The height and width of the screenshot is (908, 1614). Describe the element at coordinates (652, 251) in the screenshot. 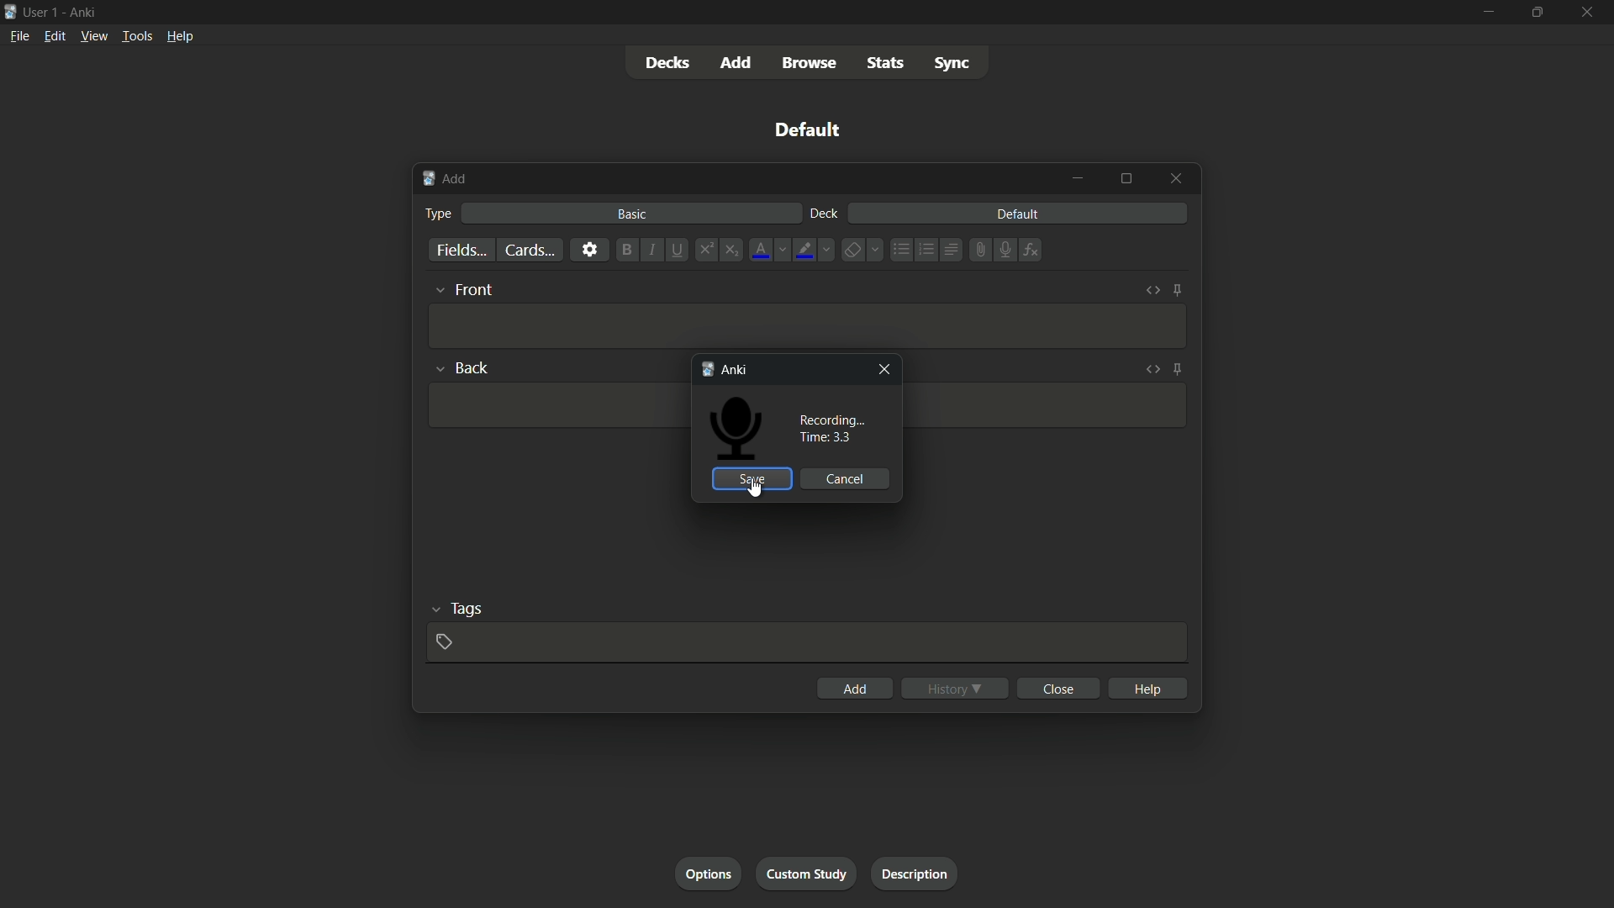

I see `italic` at that location.